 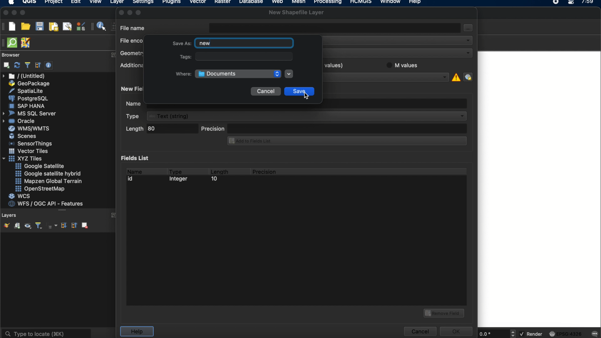 I want to click on degree, so click(x=492, y=334).